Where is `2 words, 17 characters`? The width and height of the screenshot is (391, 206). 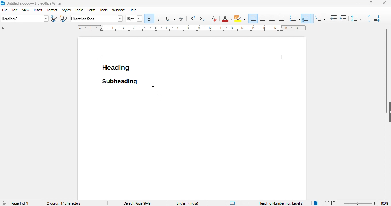
2 words, 17 characters is located at coordinates (64, 203).